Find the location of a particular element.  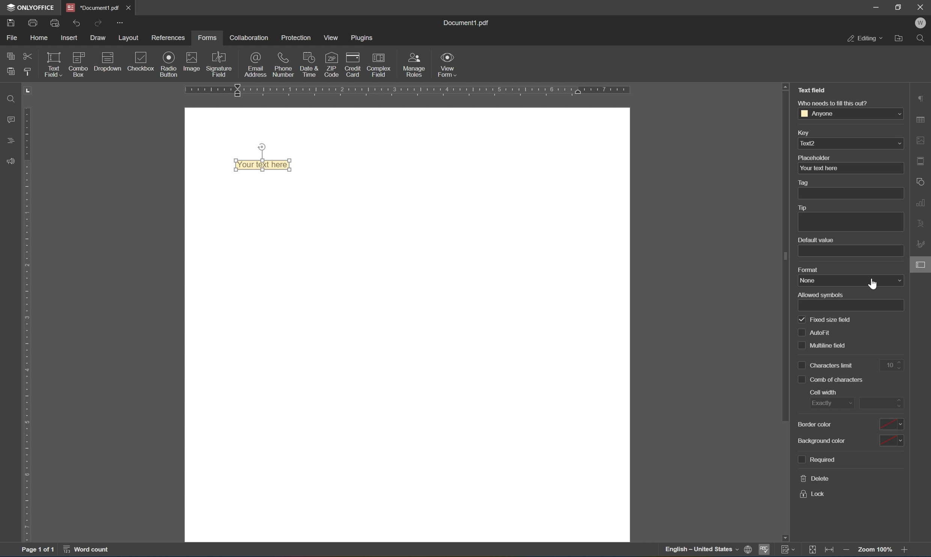

feedback & support is located at coordinates (10, 159).